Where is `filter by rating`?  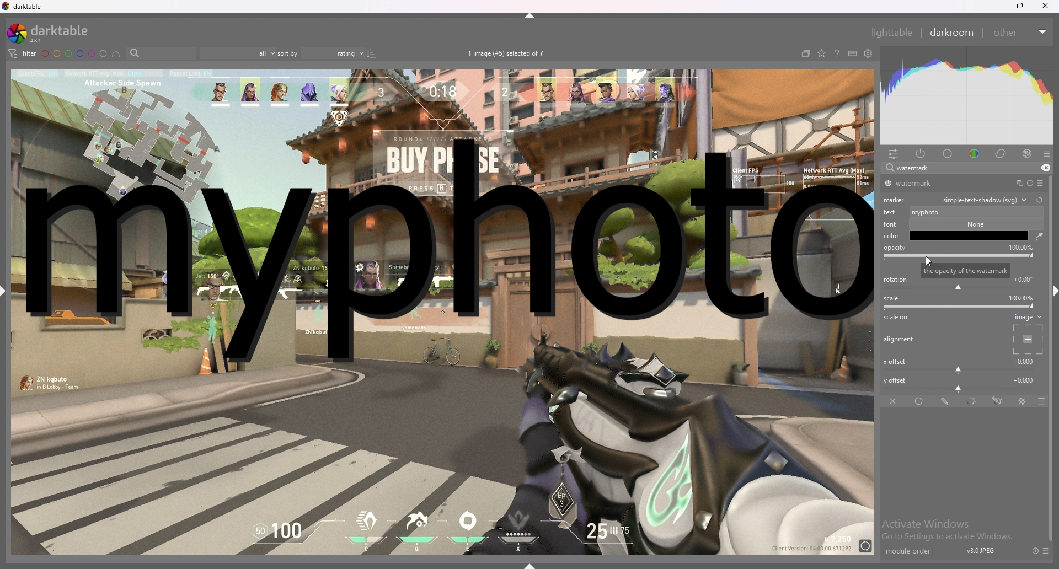 filter by rating is located at coordinates (237, 53).